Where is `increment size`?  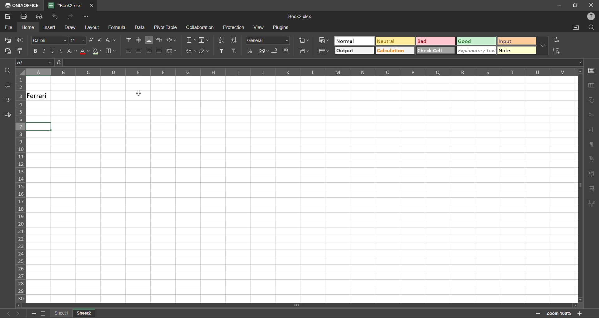
increment size is located at coordinates (92, 41).